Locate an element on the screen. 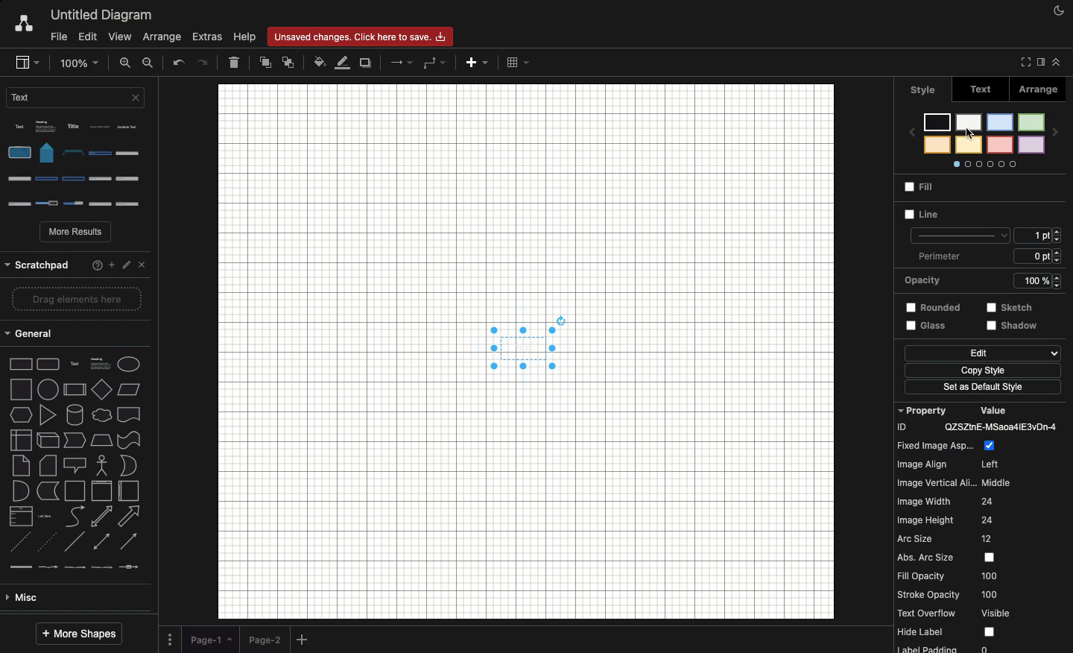  Size is located at coordinates (1040, 246).